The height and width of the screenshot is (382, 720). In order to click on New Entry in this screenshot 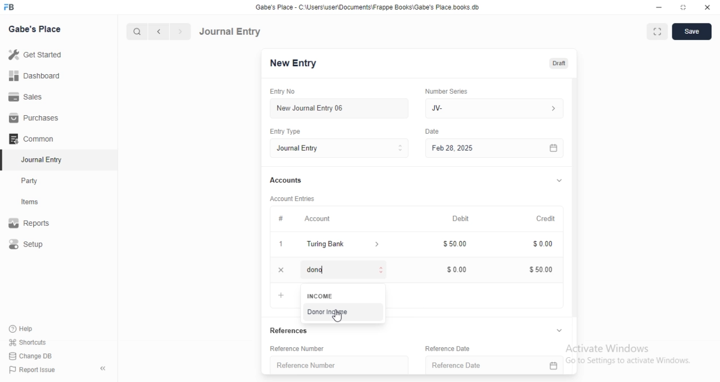, I will do `click(292, 63)`.